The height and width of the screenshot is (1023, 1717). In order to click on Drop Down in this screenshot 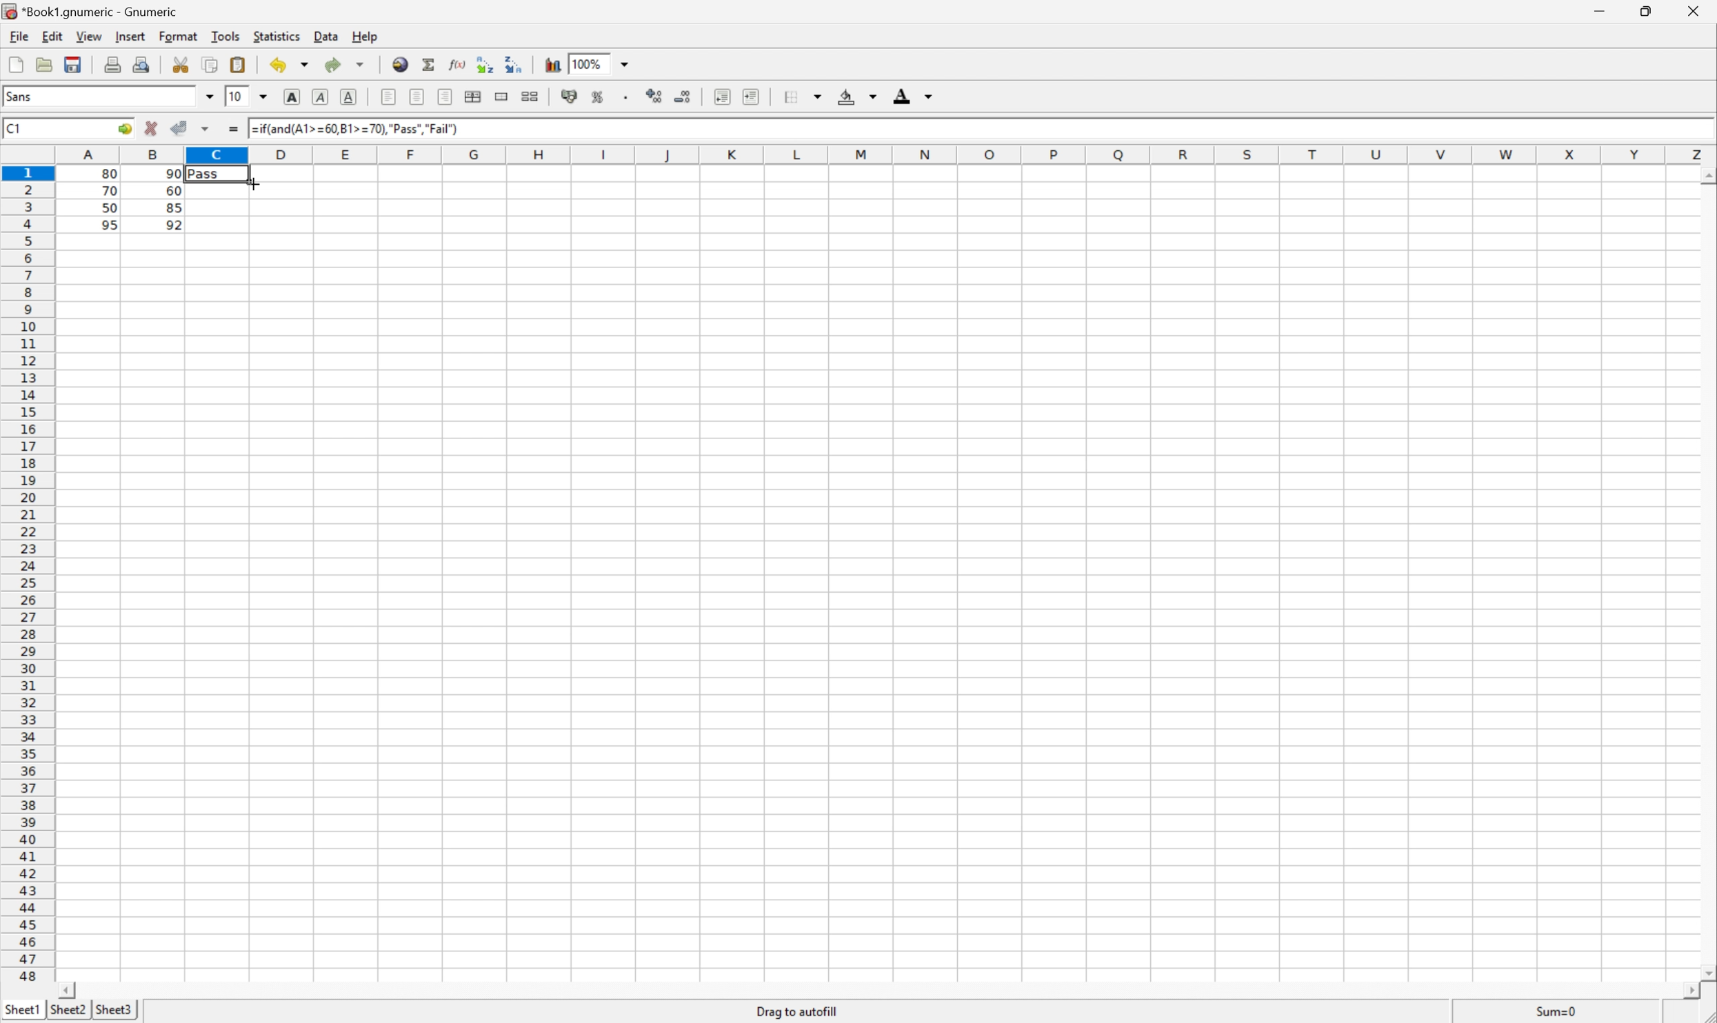, I will do `click(210, 97)`.